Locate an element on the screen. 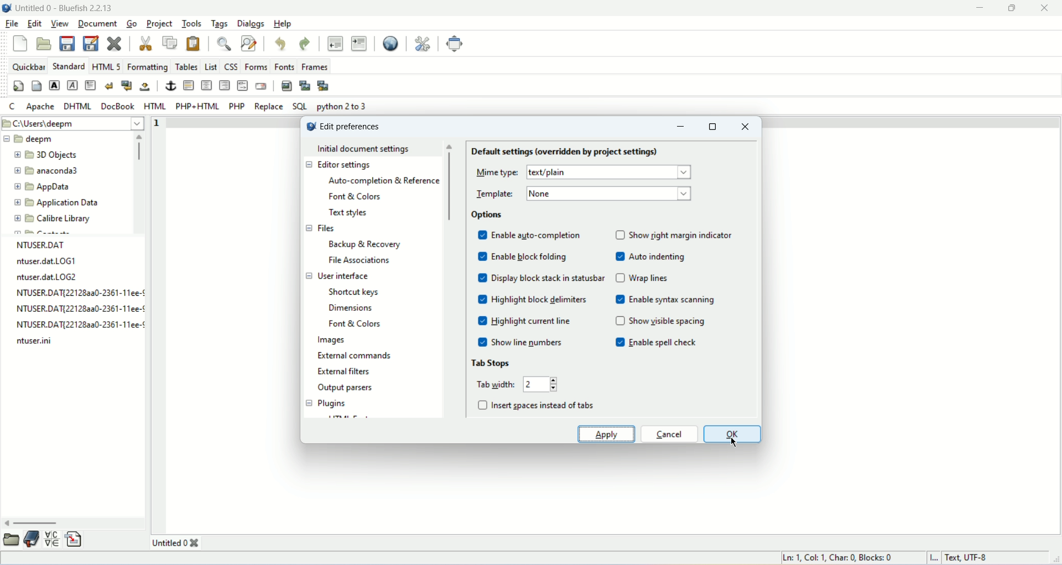 The width and height of the screenshot is (1062, 565). Application Data is located at coordinates (69, 203).